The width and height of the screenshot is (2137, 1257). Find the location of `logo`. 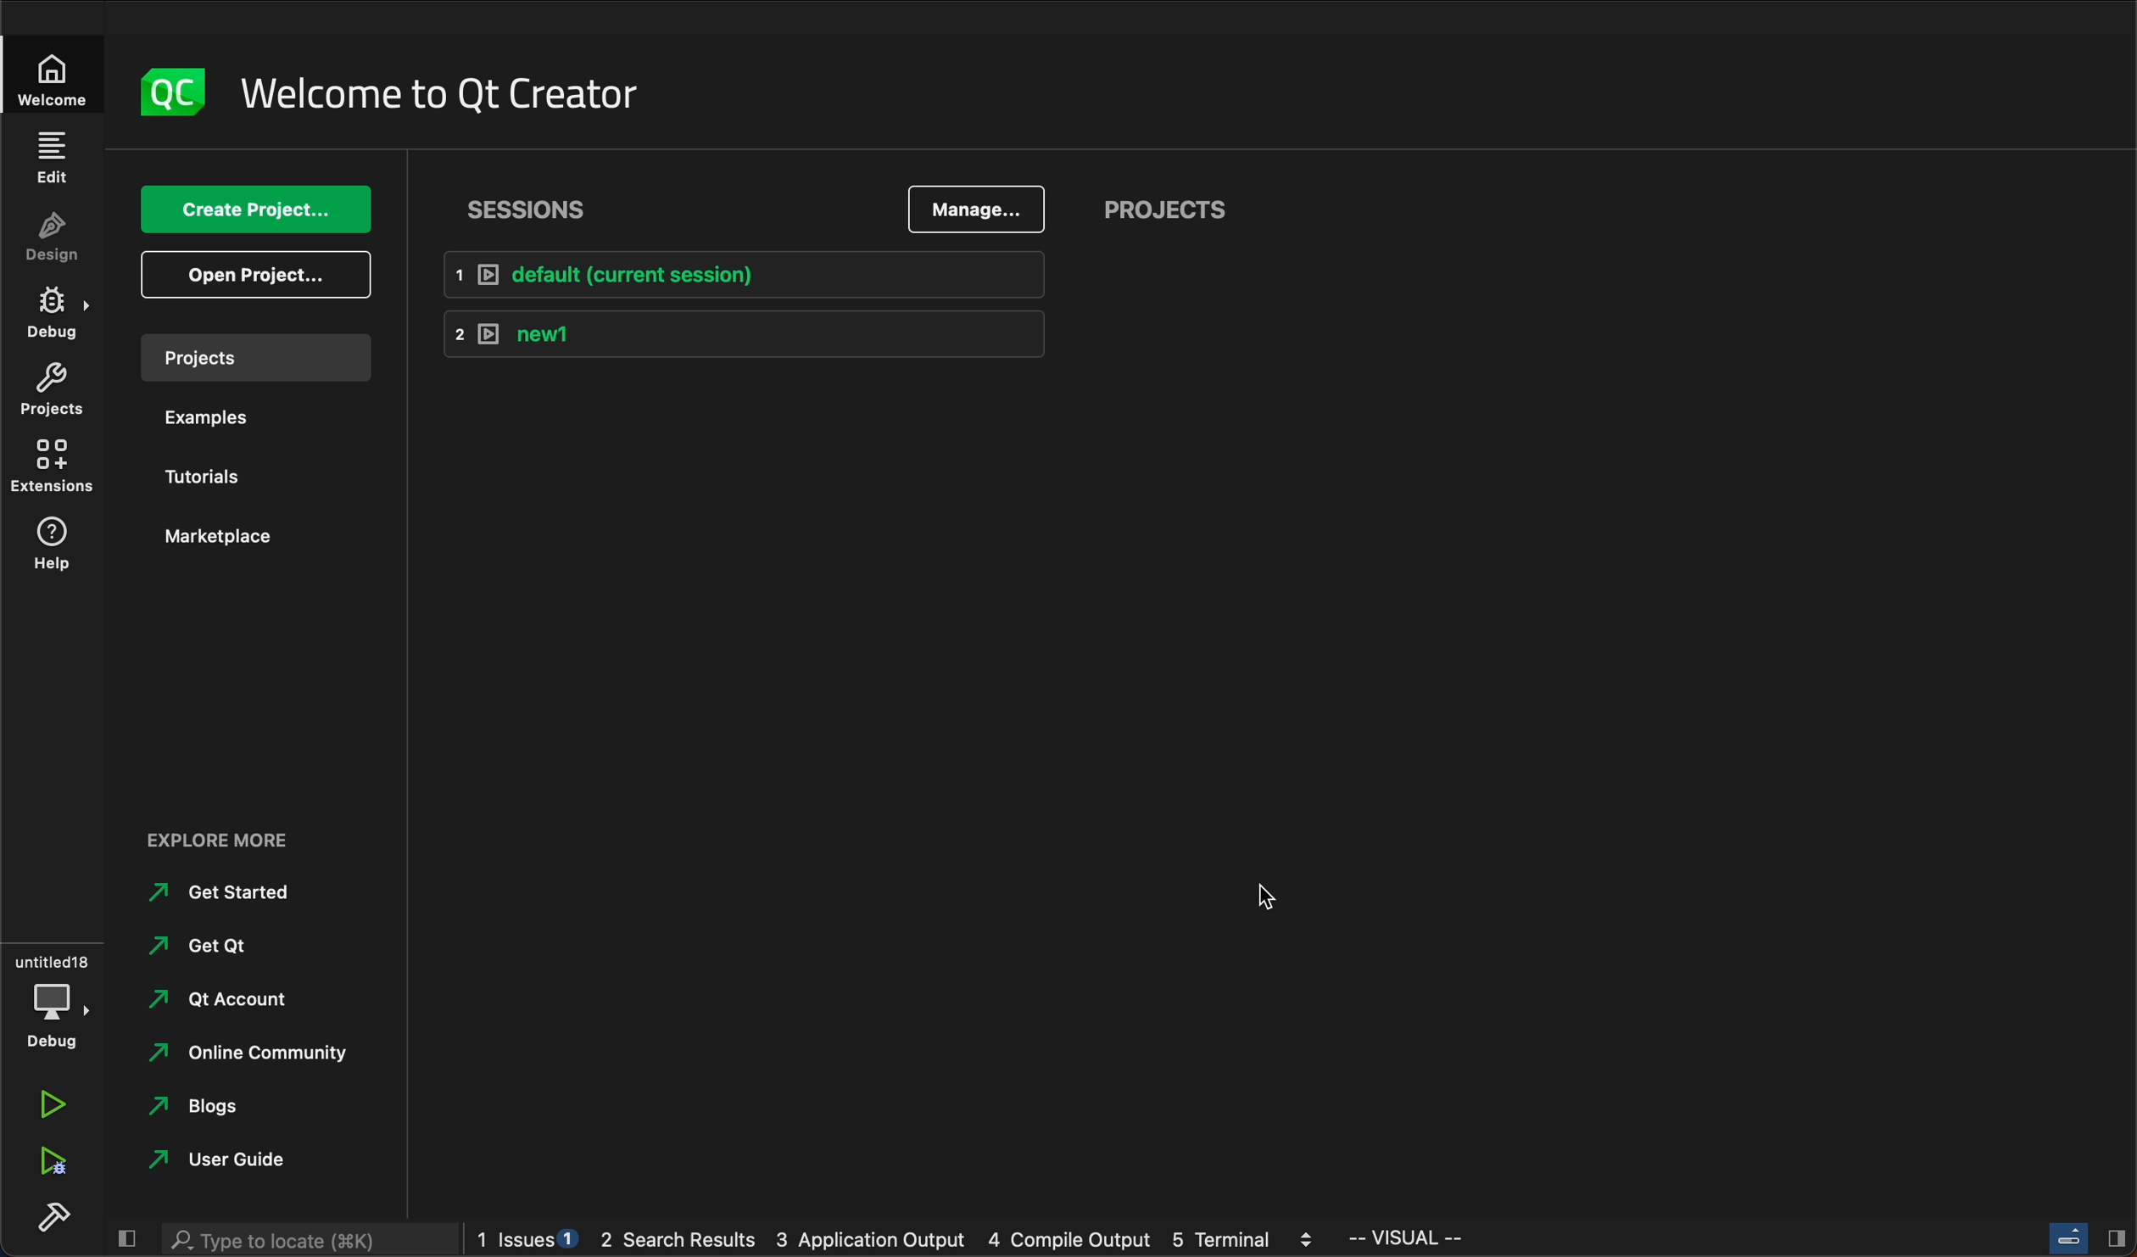

logo is located at coordinates (169, 87).